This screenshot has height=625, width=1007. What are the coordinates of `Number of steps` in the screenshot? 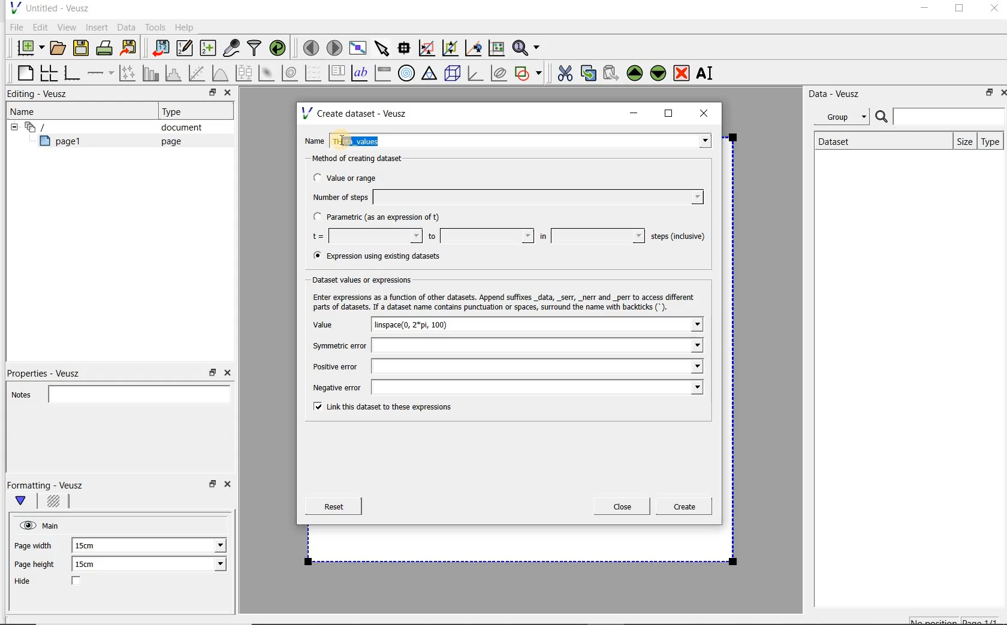 It's located at (504, 197).